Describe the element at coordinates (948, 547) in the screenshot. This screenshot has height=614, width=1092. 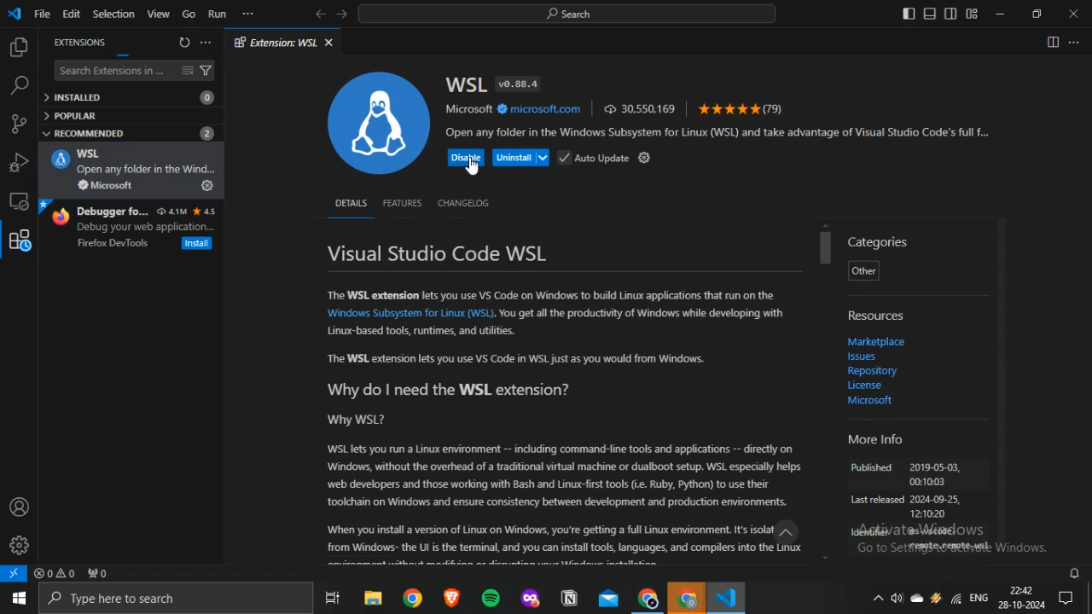
I see `remote, remote -wsl` at that location.